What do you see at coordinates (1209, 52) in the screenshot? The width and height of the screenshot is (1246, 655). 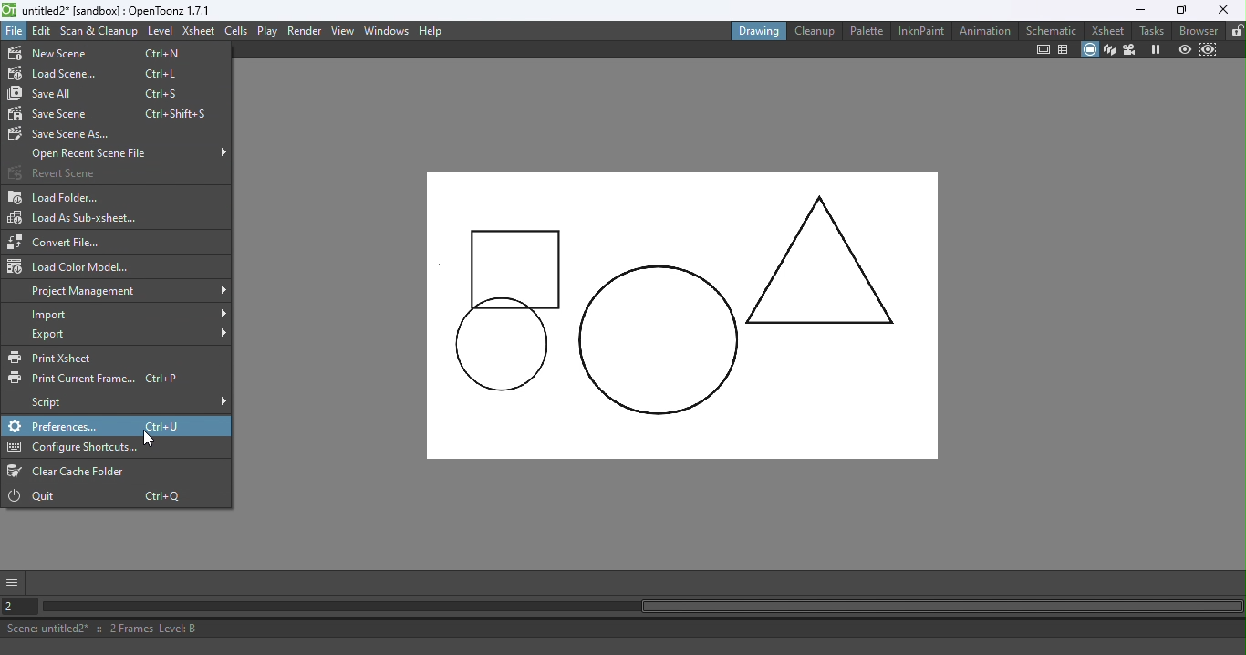 I see `Sub-camera preview` at bounding box center [1209, 52].